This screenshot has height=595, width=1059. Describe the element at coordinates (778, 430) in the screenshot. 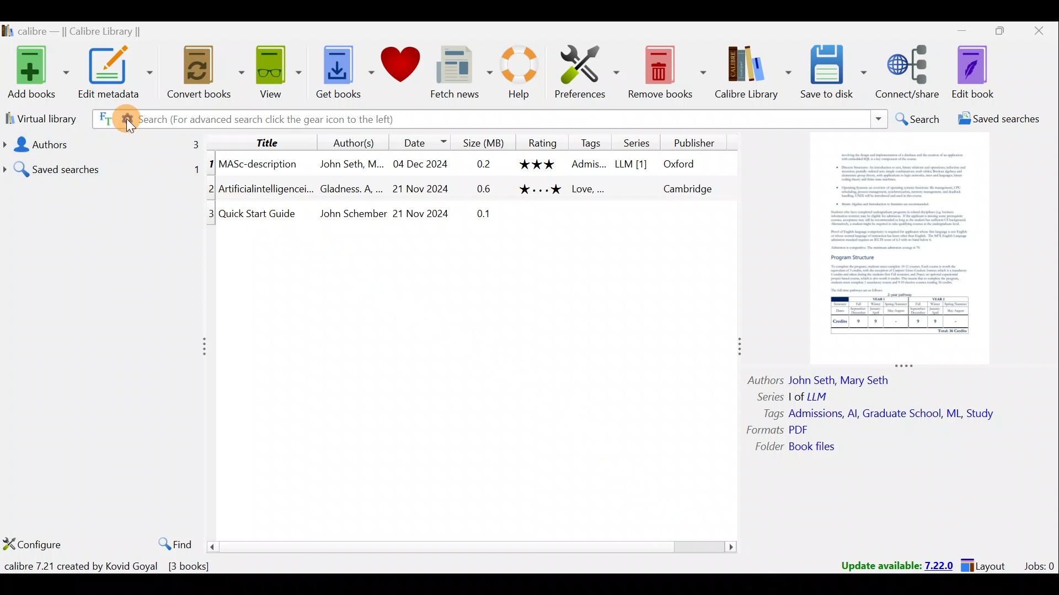

I see `Formats PDF` at that location.